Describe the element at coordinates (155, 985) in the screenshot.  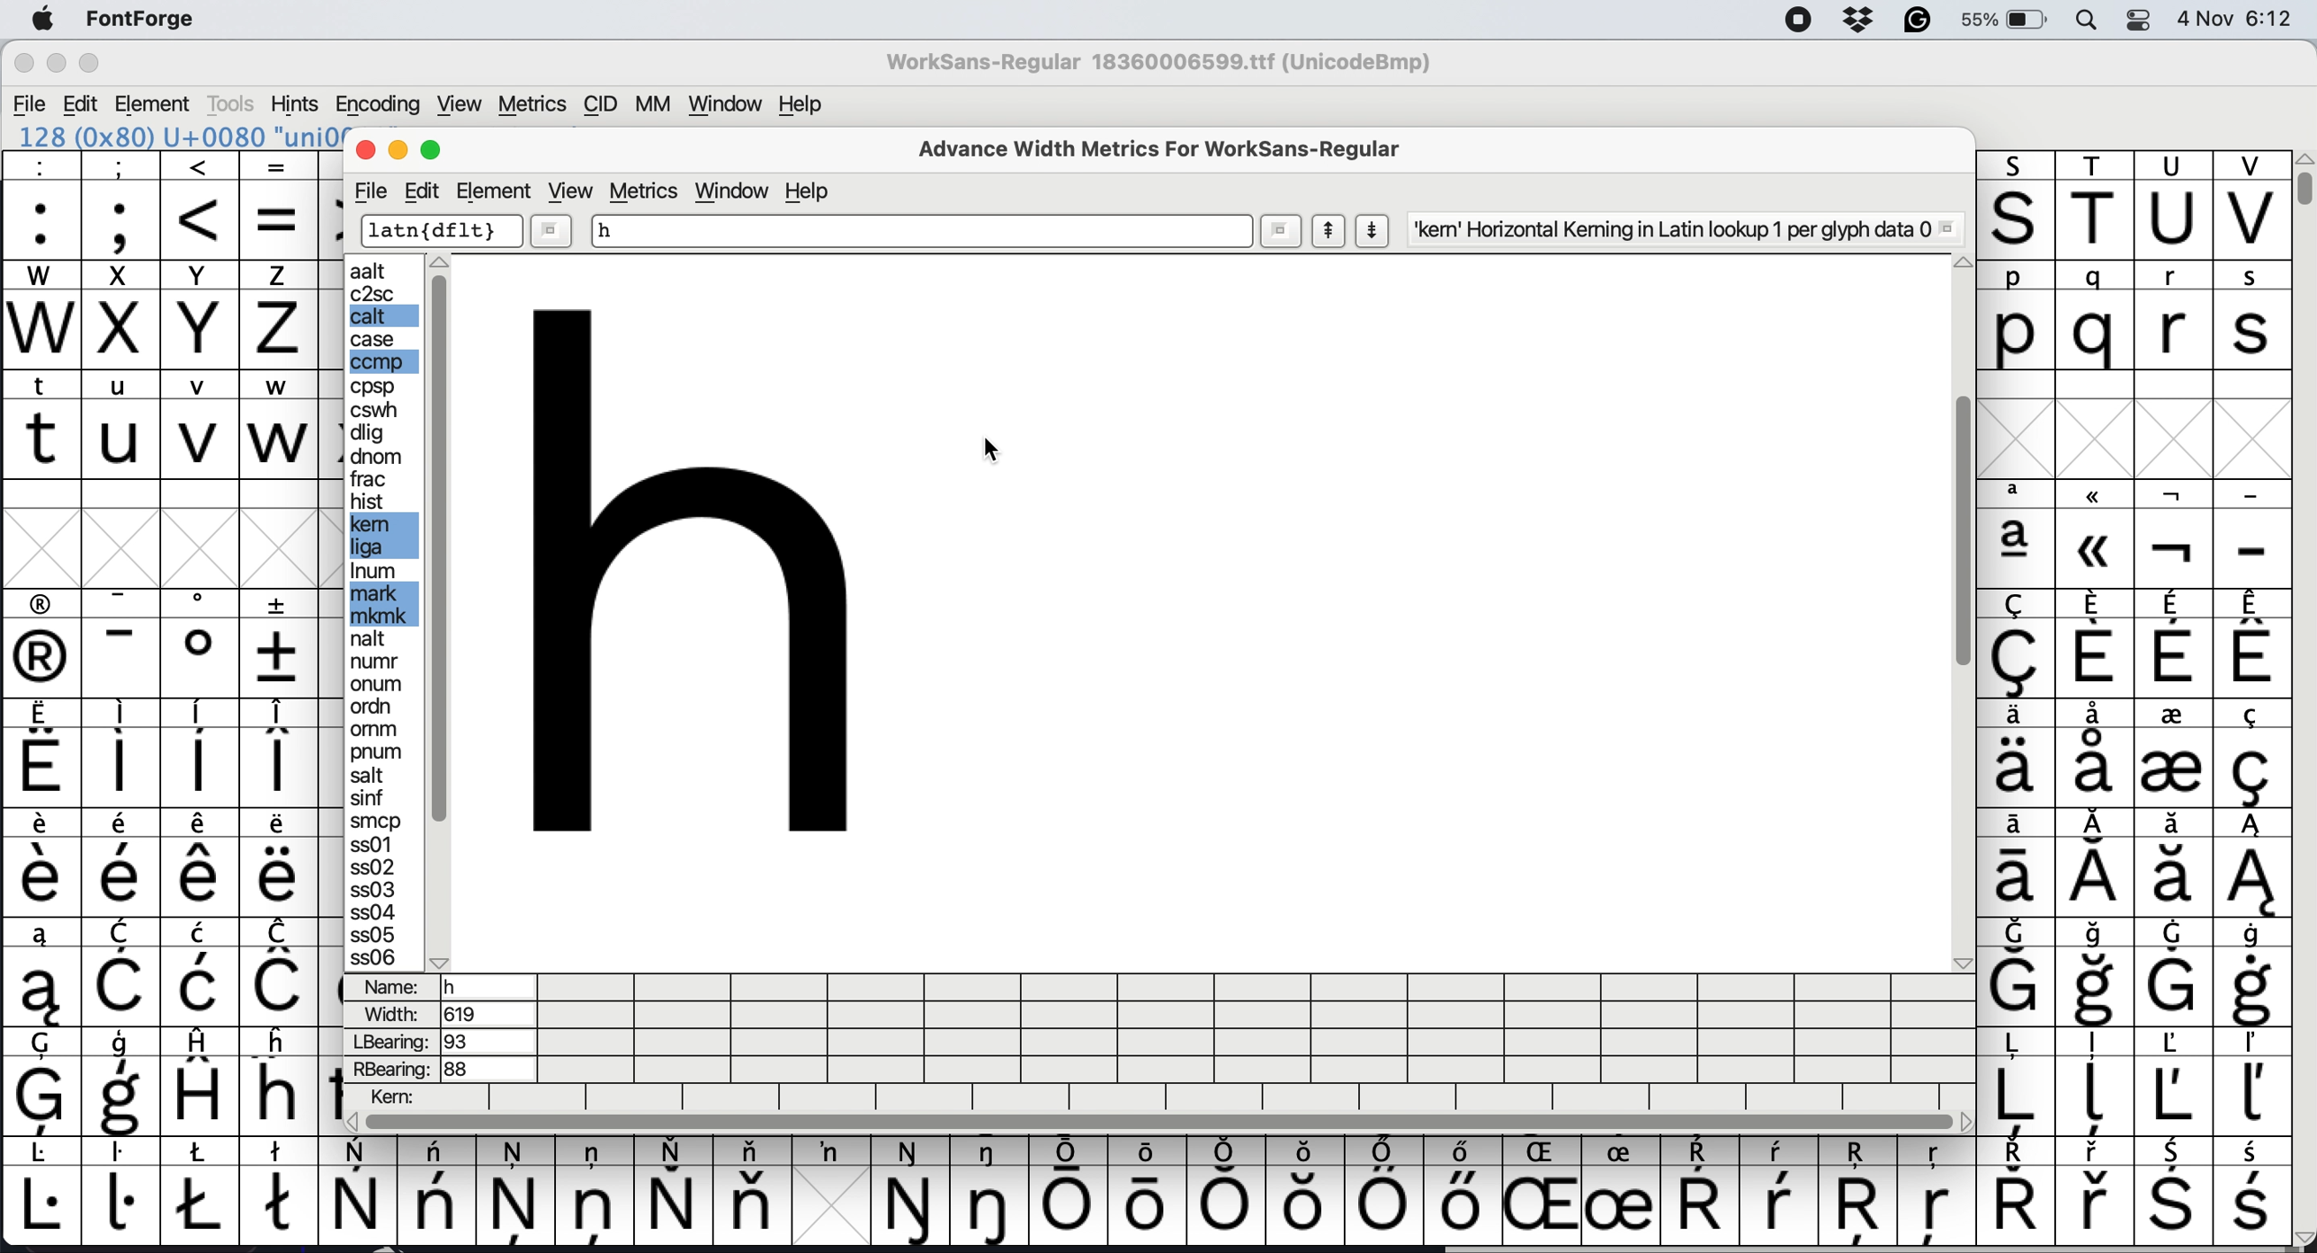
I see `special characters` at that location.